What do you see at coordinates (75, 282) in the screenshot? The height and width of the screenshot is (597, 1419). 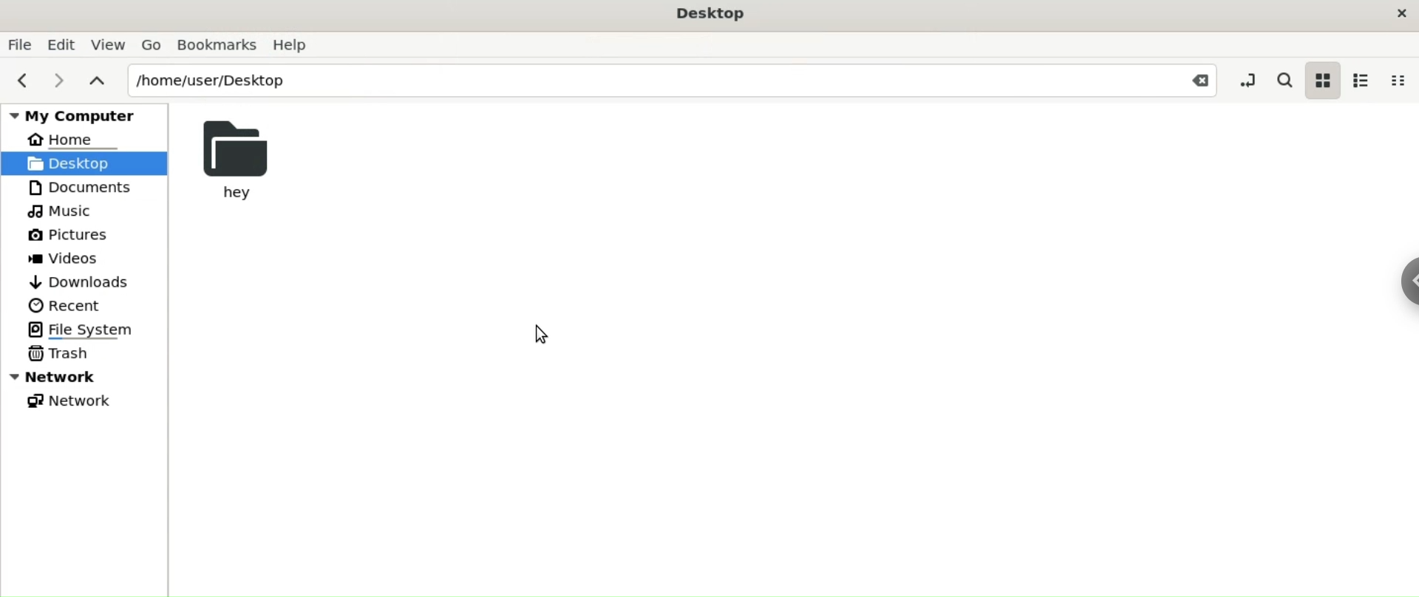 I see `Downloads` at bounding box center [75, 282].